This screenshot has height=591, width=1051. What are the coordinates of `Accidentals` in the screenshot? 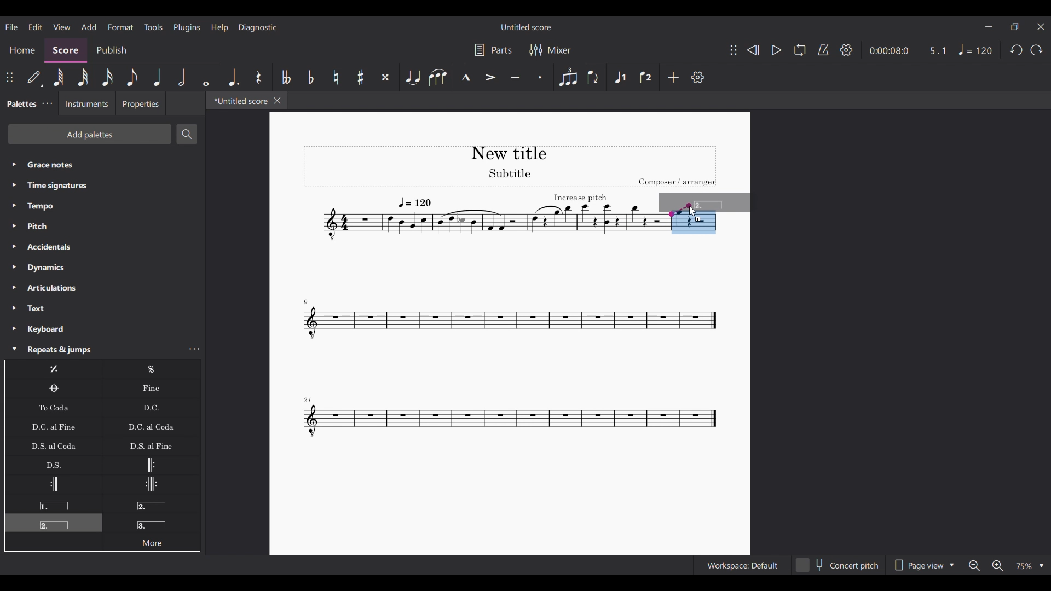 It's located at (102, 247).